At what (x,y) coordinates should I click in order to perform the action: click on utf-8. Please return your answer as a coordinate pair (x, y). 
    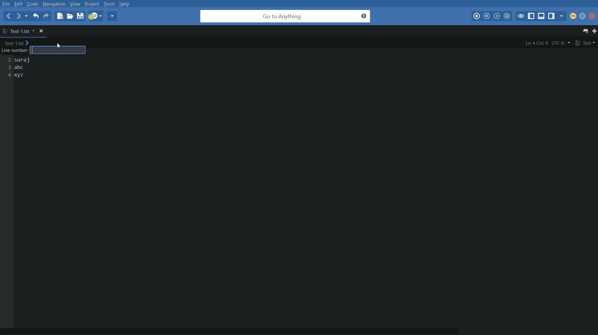
    Looking at the image, I should click on (561, 43).